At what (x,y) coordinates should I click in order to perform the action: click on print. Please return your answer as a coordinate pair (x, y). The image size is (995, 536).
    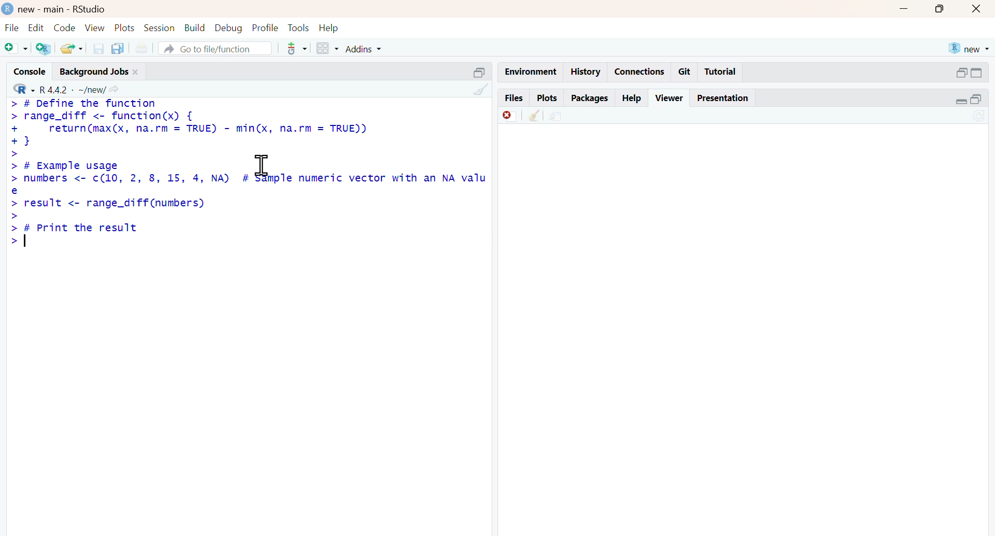
    Looking at the image, I should click on (142, 49).